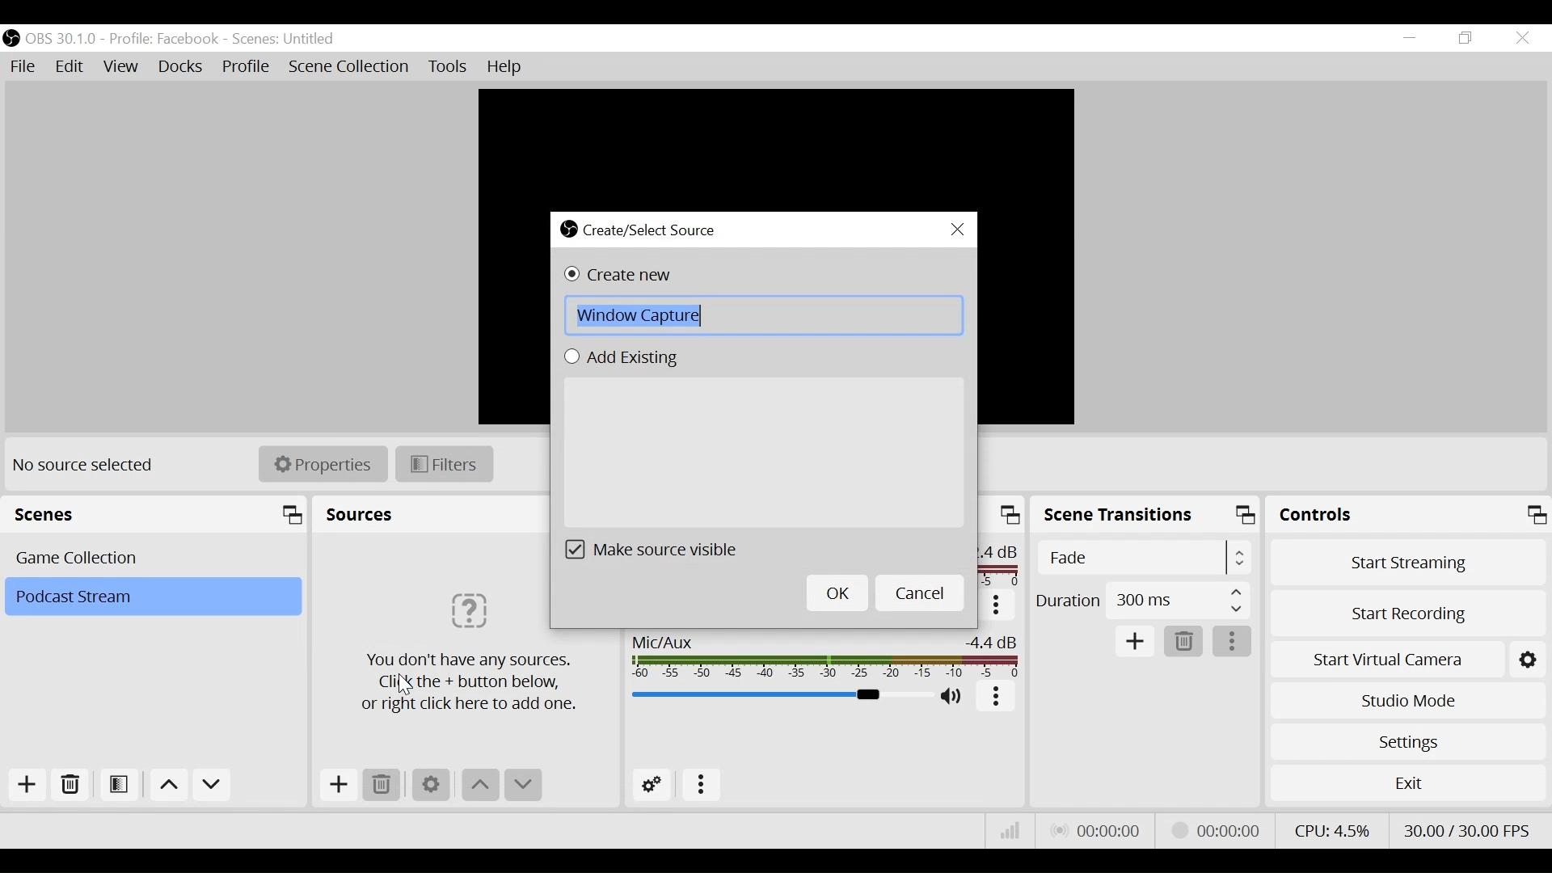 The width and height of the screenshot is (1552, 873). What do you see at coordinates (360, 514) in the screenshot?
I see `Sources` at bounding box center [360, 514].